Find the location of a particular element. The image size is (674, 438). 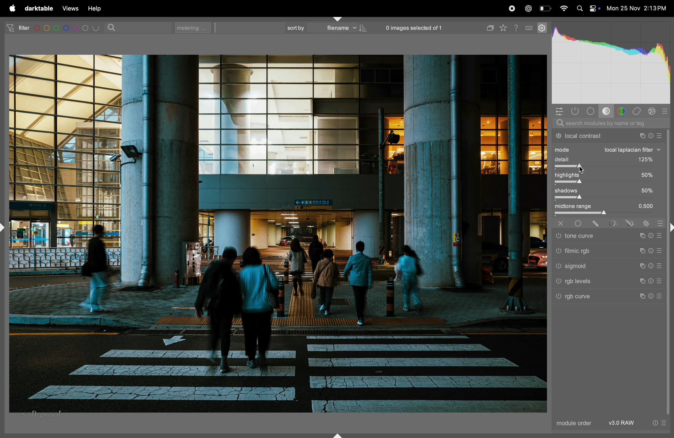

cursor is located at coordinates (584, 170).